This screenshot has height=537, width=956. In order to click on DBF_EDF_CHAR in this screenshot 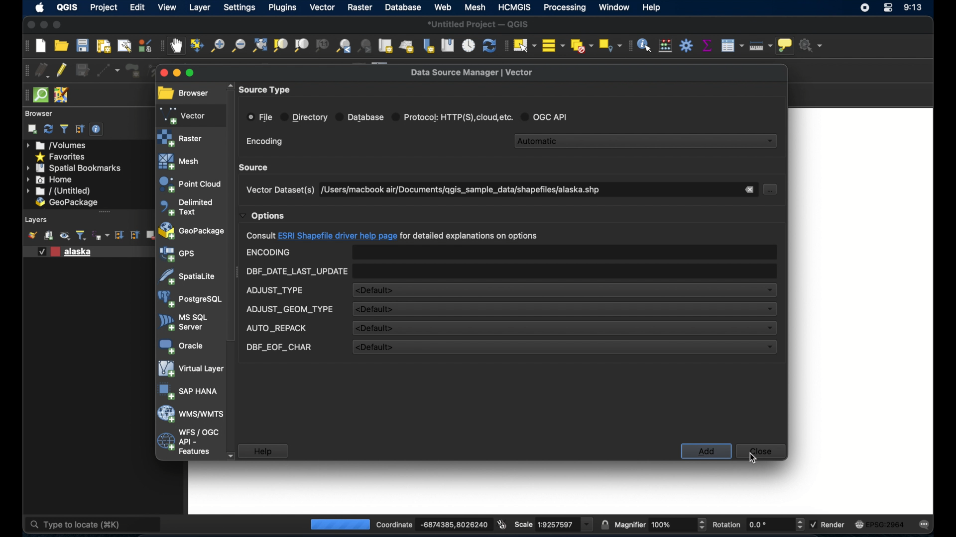, I will do `click(279, 348)`.